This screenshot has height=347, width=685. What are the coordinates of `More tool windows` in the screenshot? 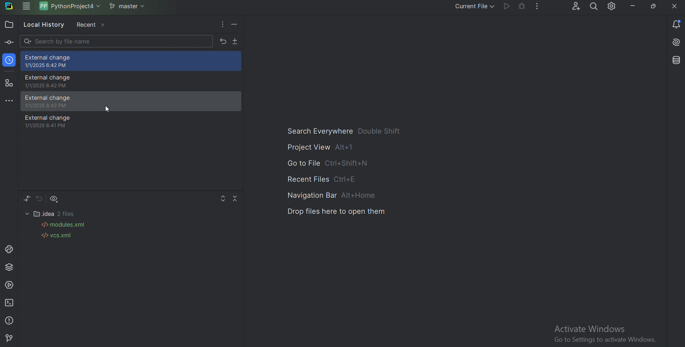 It's located at (9, 102).